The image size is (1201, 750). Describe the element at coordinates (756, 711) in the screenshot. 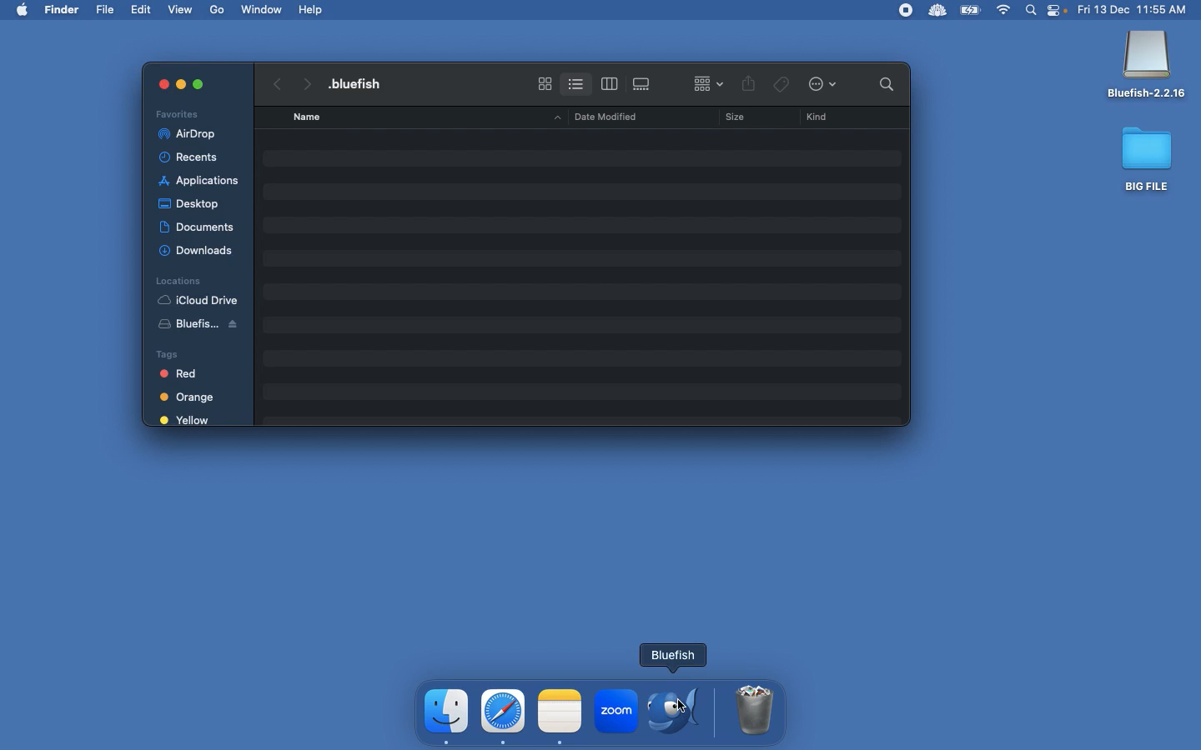

I see `Trash` at that location.